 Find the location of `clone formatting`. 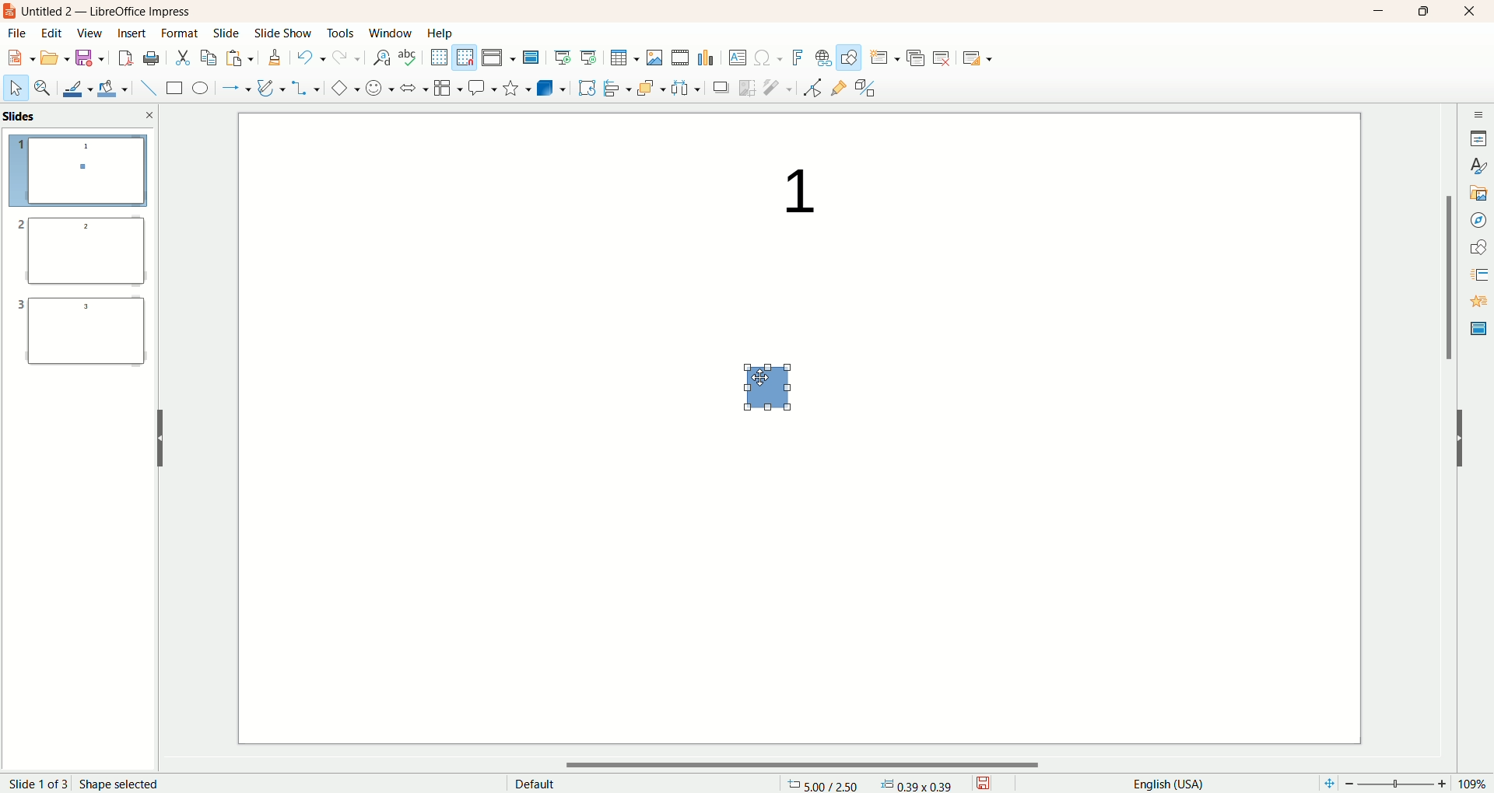

clone formatting is located at coordinates (273, 58).